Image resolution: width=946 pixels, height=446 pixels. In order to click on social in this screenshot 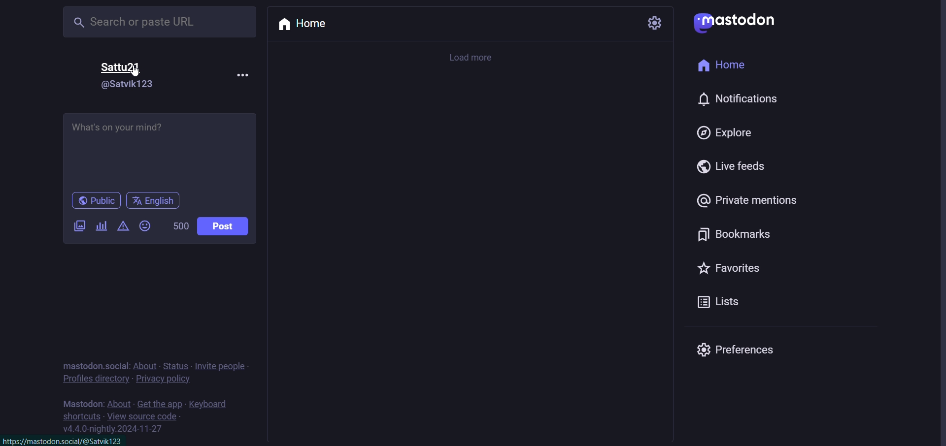, I will do `click(116, 365)`.